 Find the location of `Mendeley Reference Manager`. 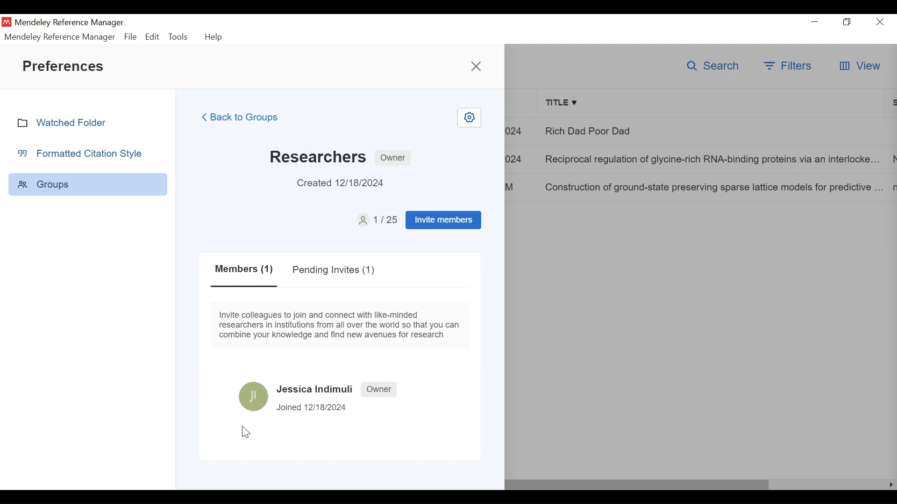

Mendeley Reference Manager is located at coordinates (69, 22).